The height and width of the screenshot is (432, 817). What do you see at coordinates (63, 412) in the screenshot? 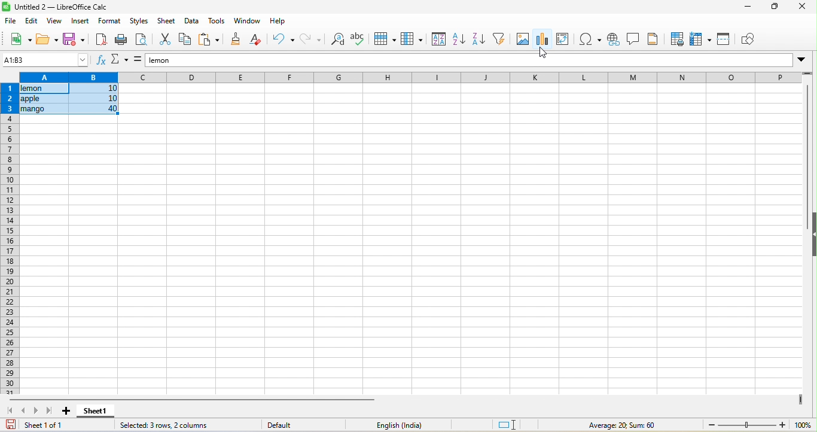
I see `add sheet` at bounding box center [63, 412].